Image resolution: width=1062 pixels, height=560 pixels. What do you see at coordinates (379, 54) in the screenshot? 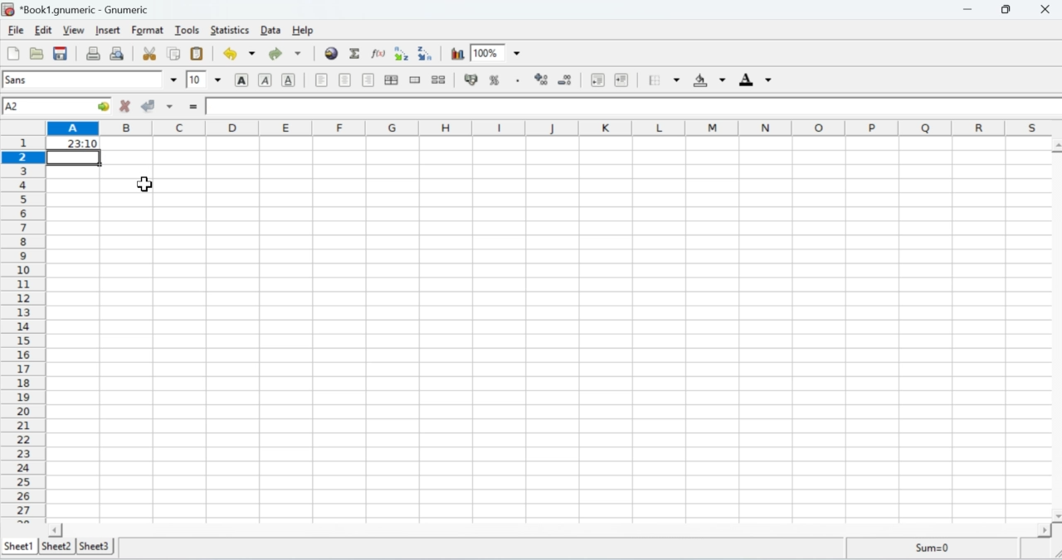
I see `Edit a function into the current cell` at bounding box center [379, 54].